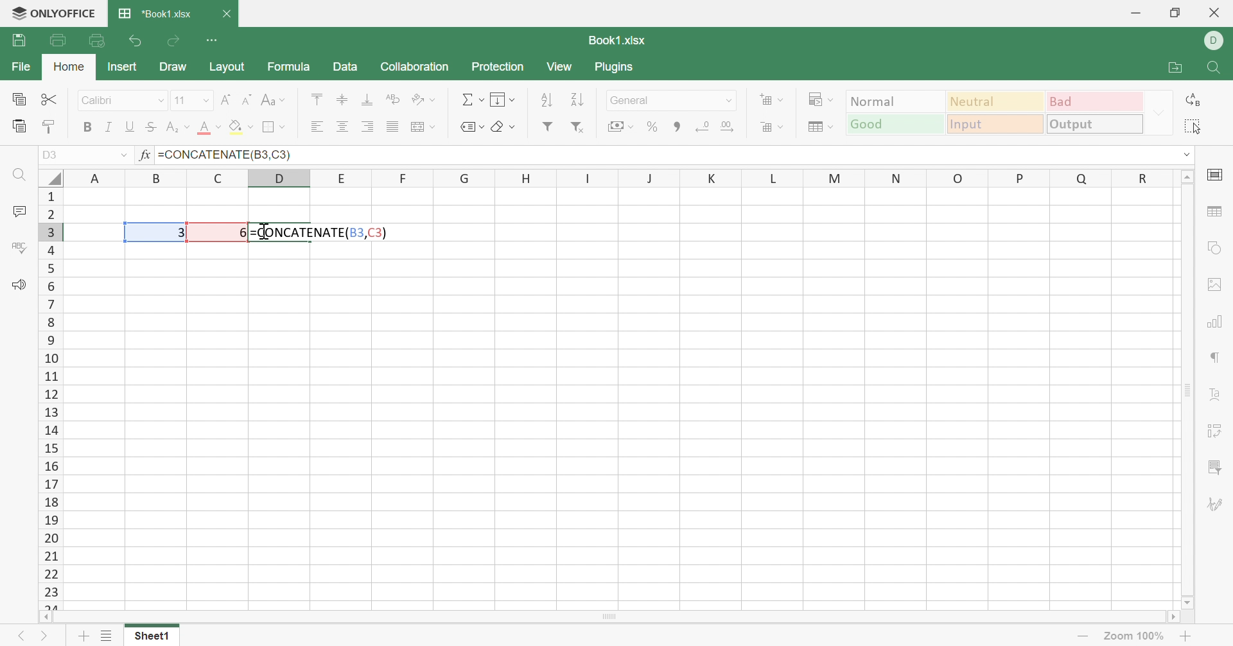 The width and height of the screenshot is (1233, 646). What do you see at coordinates (1217, 392) in the screenshot?
I see `Text art settings` at bounding box center [1217, 392].